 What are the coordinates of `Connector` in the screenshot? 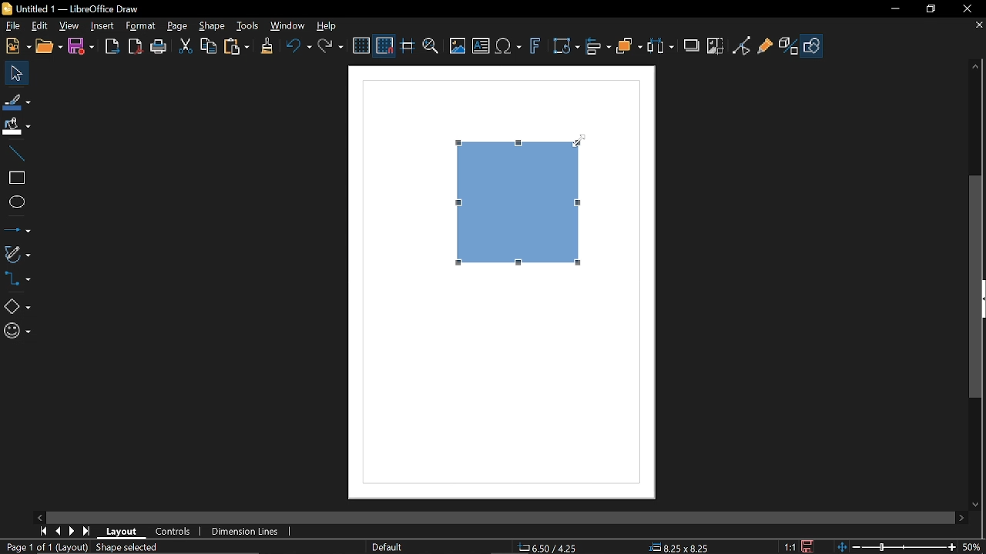 It's located at (20, 281).